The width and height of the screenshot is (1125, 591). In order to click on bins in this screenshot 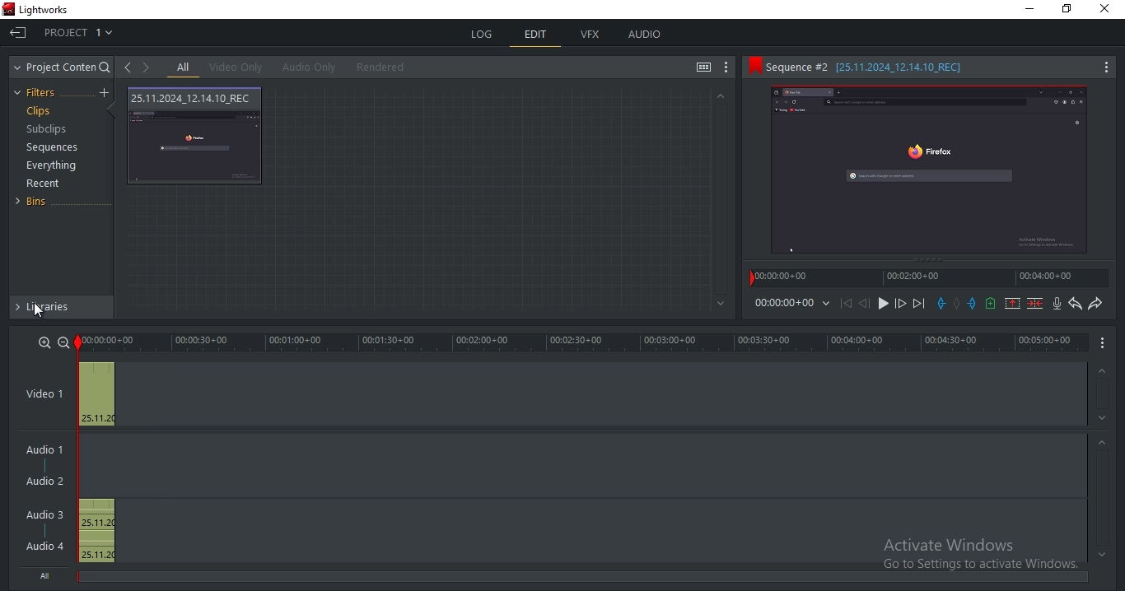, I will do `click(38, 202)`.